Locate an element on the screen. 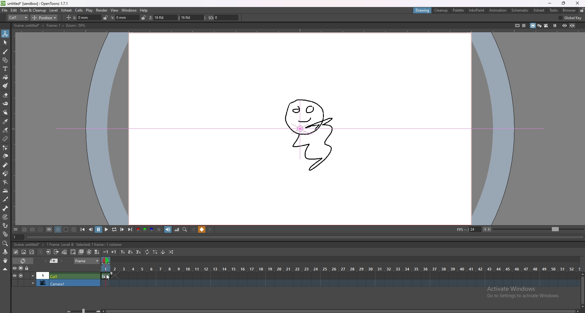 The width and height of the screenshot is (585, 313). checkered background is located at coordinates (74, 229).